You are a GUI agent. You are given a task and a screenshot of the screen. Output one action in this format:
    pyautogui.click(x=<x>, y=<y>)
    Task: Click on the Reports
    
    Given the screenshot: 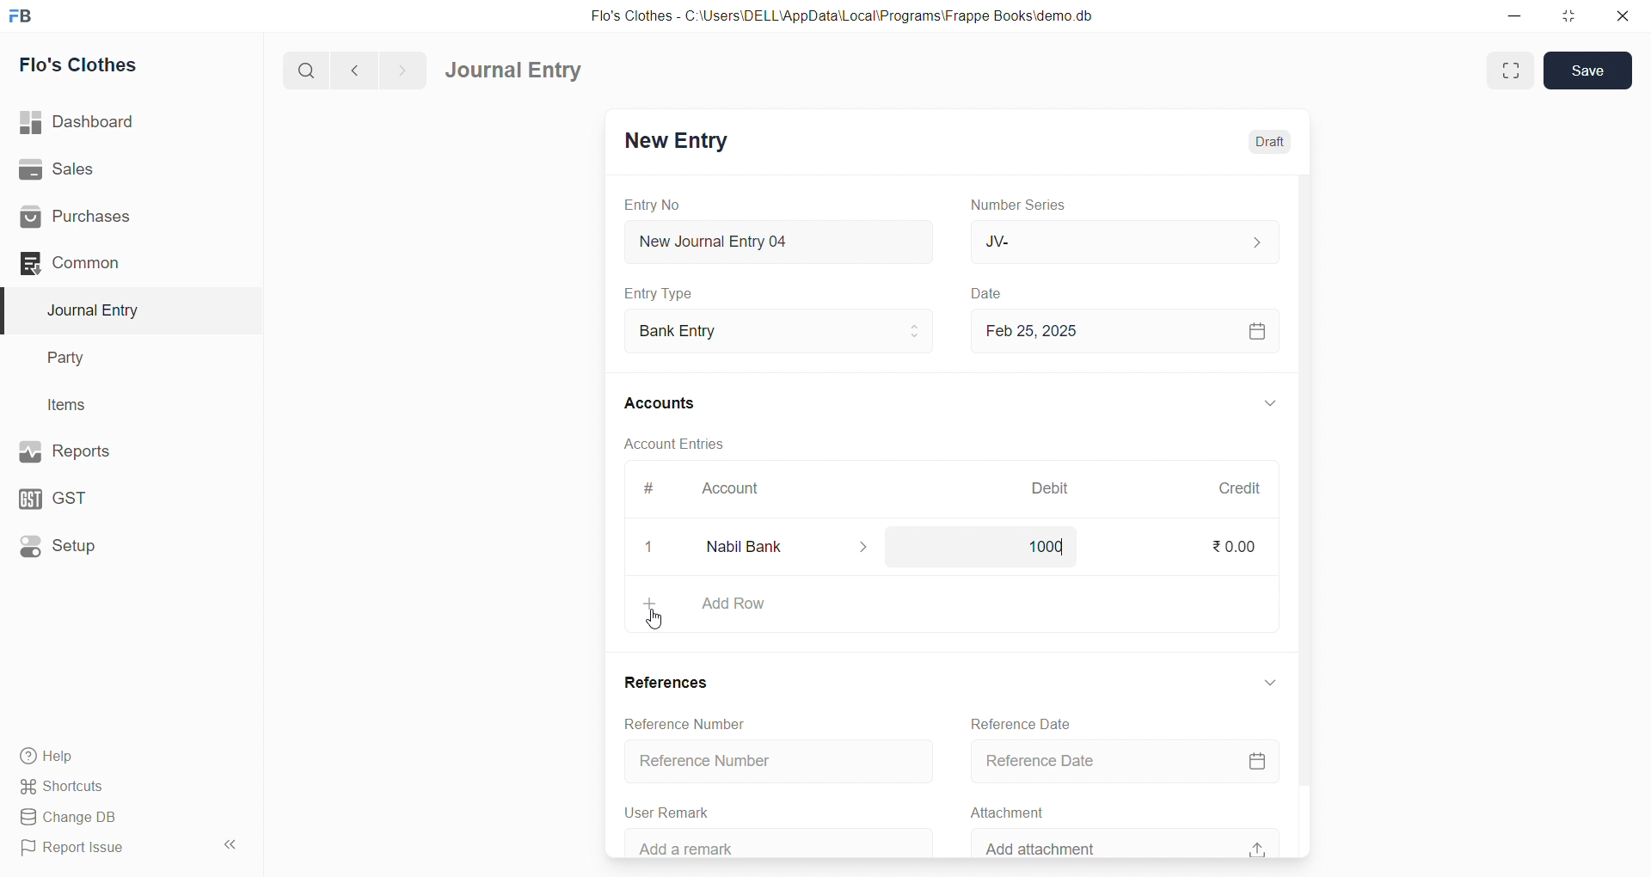 What is the action you would take?
    pyautogui.click(x=120, y=450)
    